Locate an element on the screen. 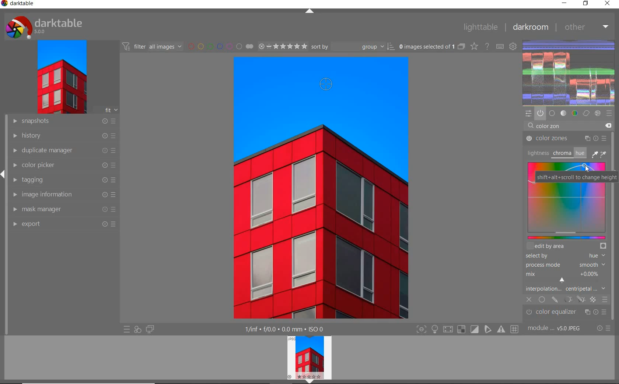  PICKER TOOLS is located at coordinates (600, 154).